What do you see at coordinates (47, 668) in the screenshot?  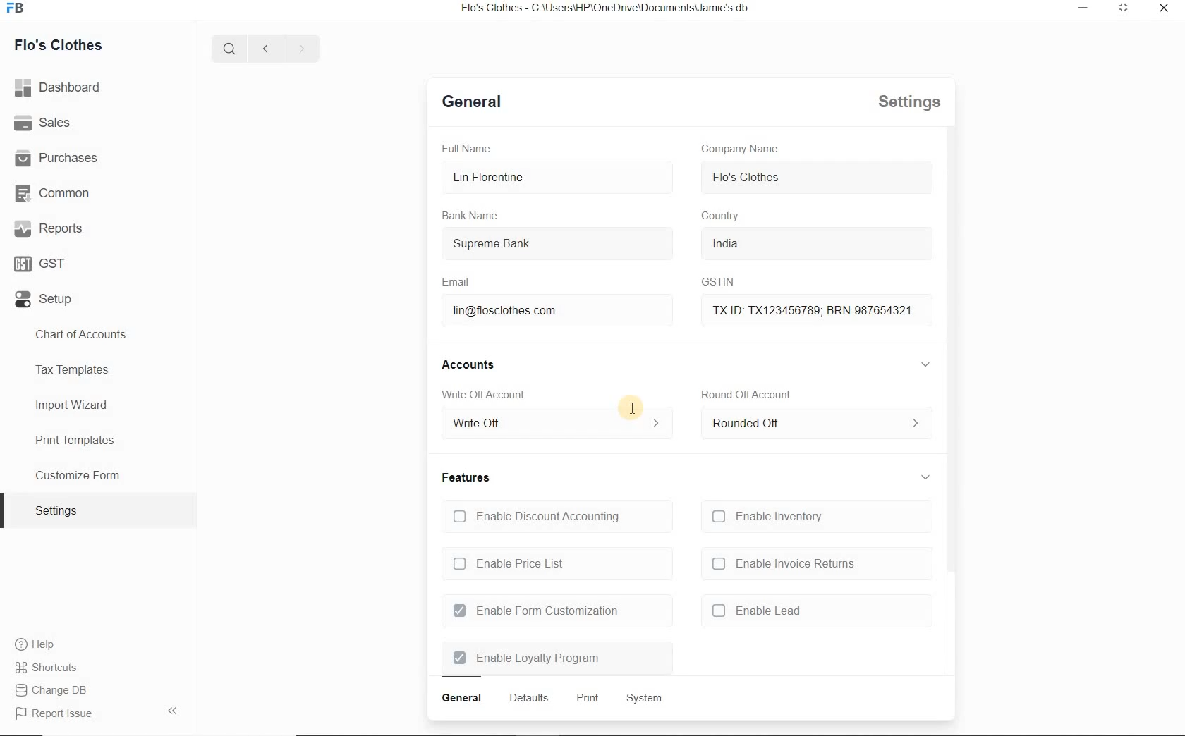 I see `Shortcuts` at bounding box center [47, 668].